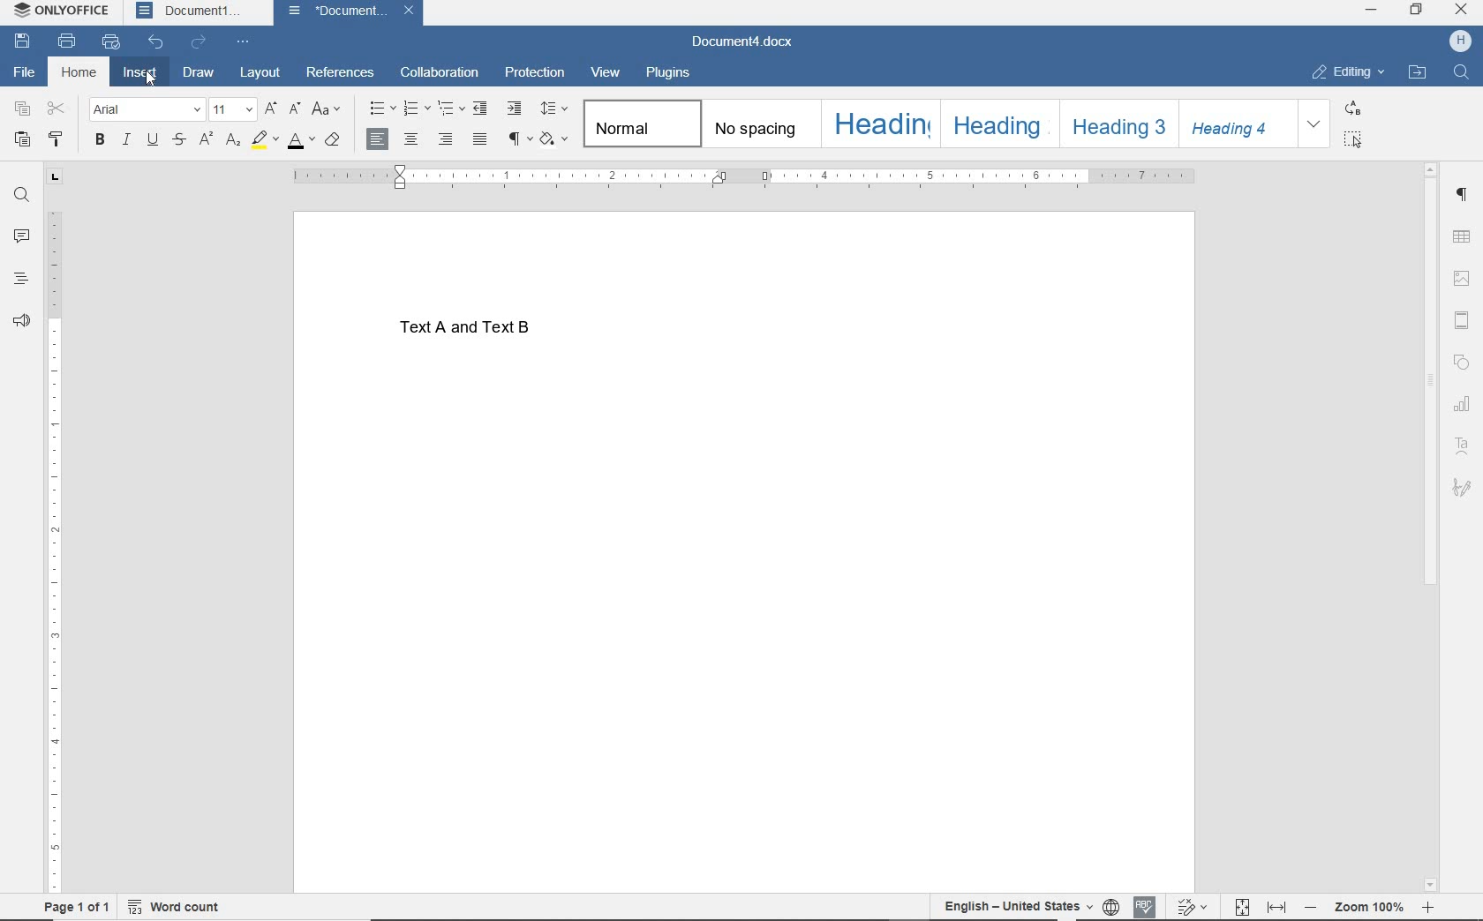 Image resolution: width=1483 pixels, height=921 pixels. What do you see at coordinates (270, 110) in the screenshot?
I see `INCREMENT FONT SIZE` at bounding box center [270, 110].